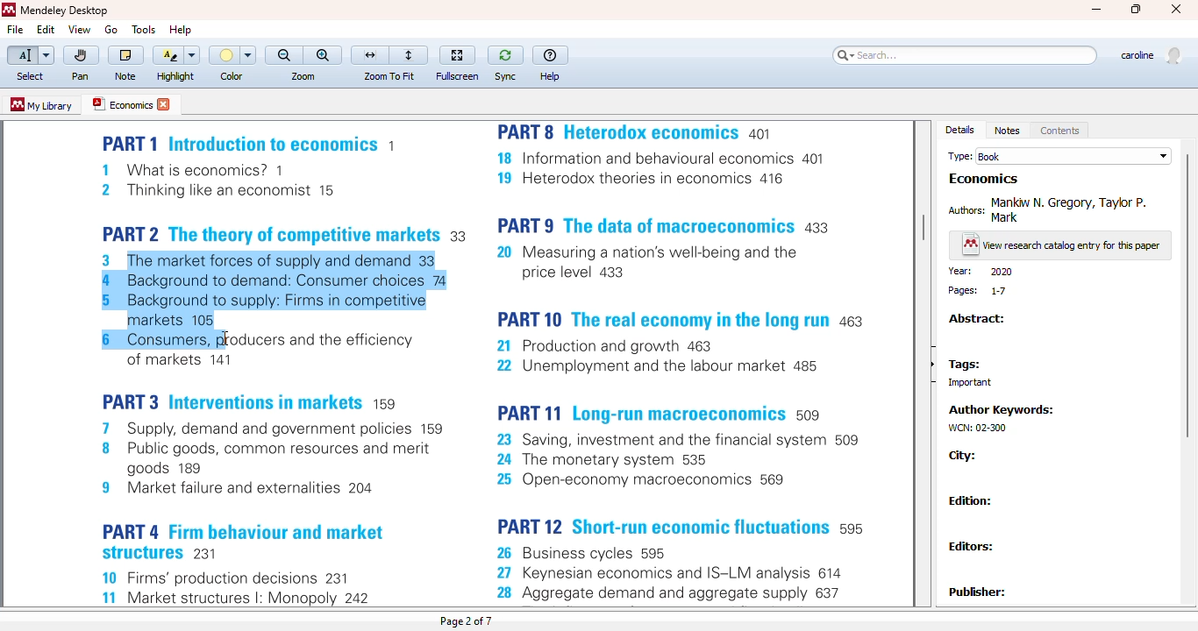 The image size is (1198, 631). What do you see at coordinates (176, 76) in the screenshot?
I see `highlight` at bounding box center [176, 76].